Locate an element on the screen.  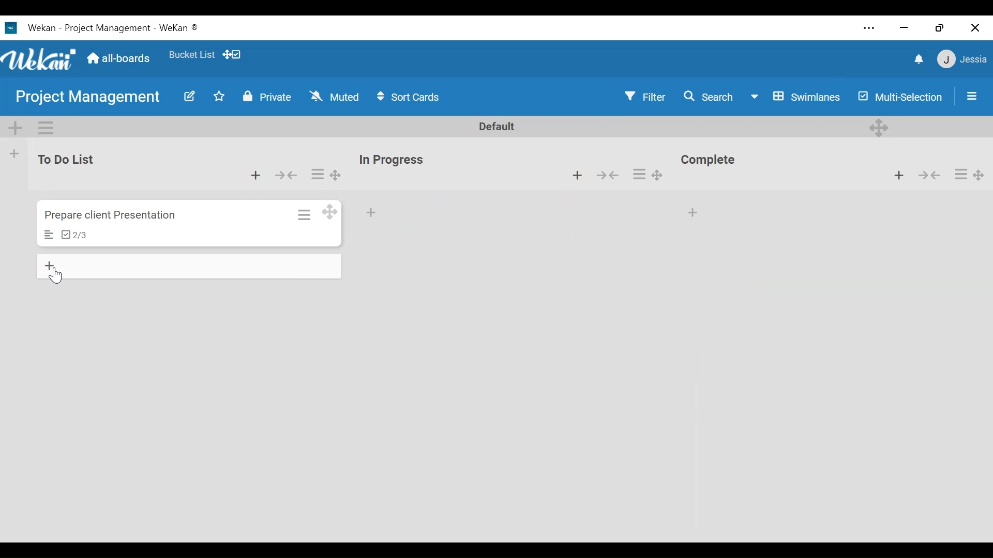
Filter is located at coordinates (646, 97).